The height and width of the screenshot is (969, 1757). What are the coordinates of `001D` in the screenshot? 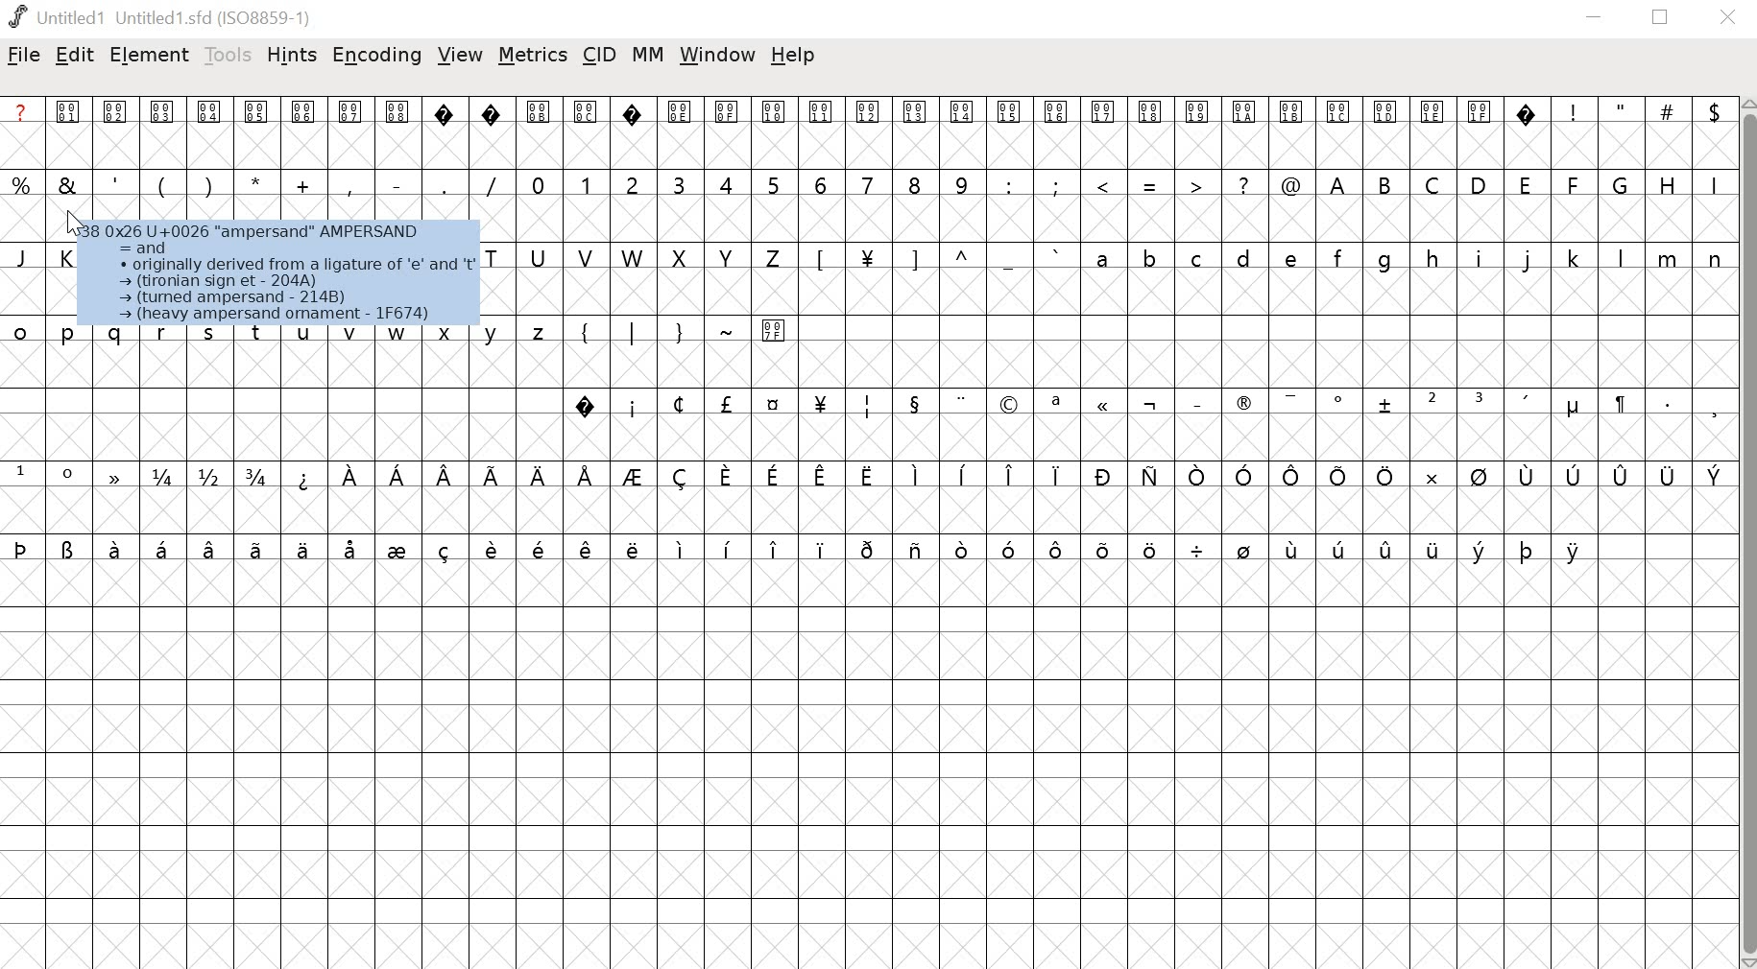 It's located at (1386, 133).